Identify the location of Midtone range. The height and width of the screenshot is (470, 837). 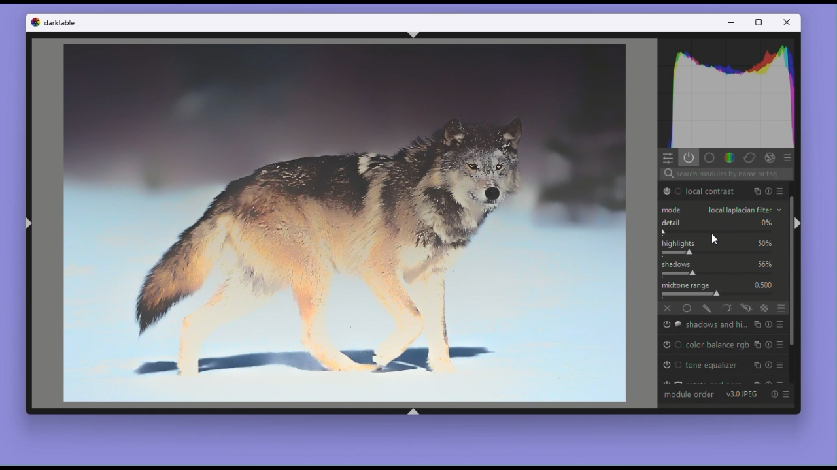
(724, 289).